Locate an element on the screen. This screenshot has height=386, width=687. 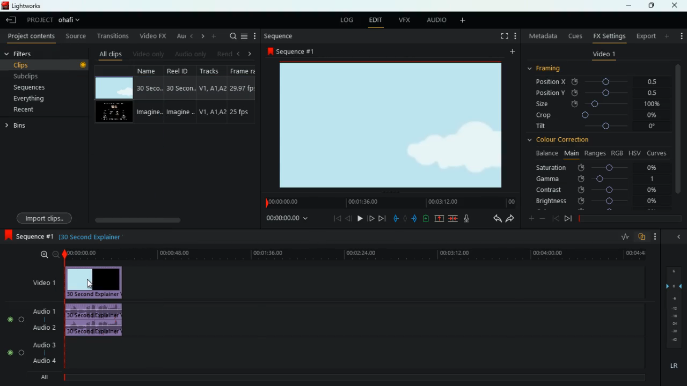
all clips is located at coordinates (108, 53).